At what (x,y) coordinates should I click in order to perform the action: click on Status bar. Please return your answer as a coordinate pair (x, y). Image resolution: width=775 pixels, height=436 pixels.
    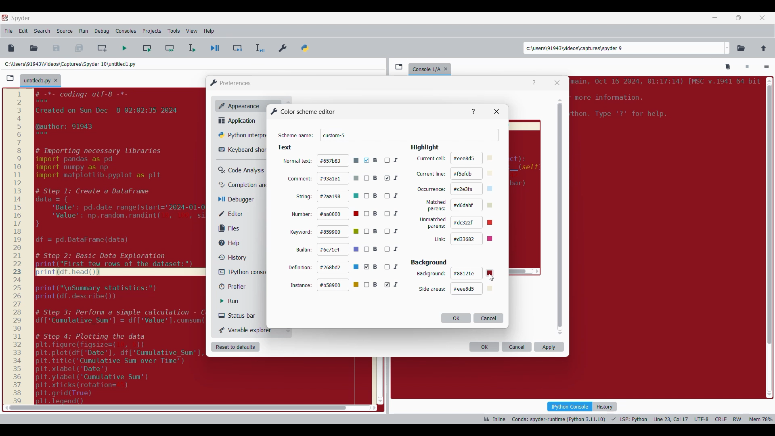
    Looking at the image, I should click on (240, 315).